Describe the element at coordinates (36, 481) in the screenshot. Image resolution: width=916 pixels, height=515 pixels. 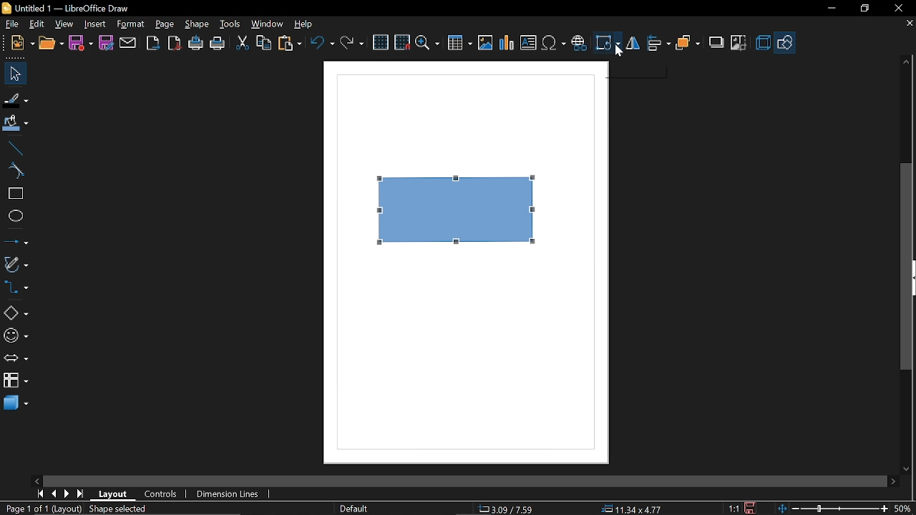
I see `Move left` at that location.